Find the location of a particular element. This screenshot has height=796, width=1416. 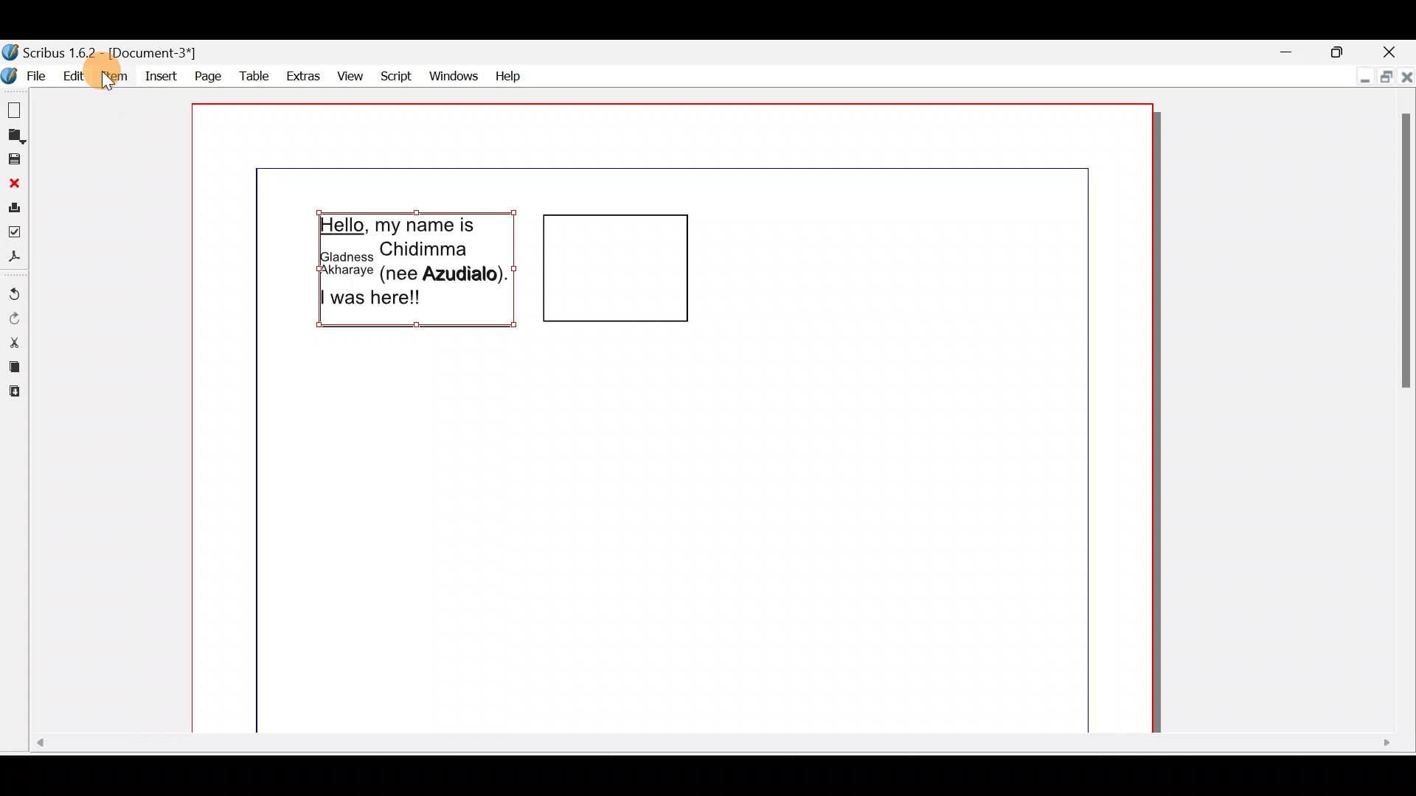

Open is located at coordinates (15, 136).